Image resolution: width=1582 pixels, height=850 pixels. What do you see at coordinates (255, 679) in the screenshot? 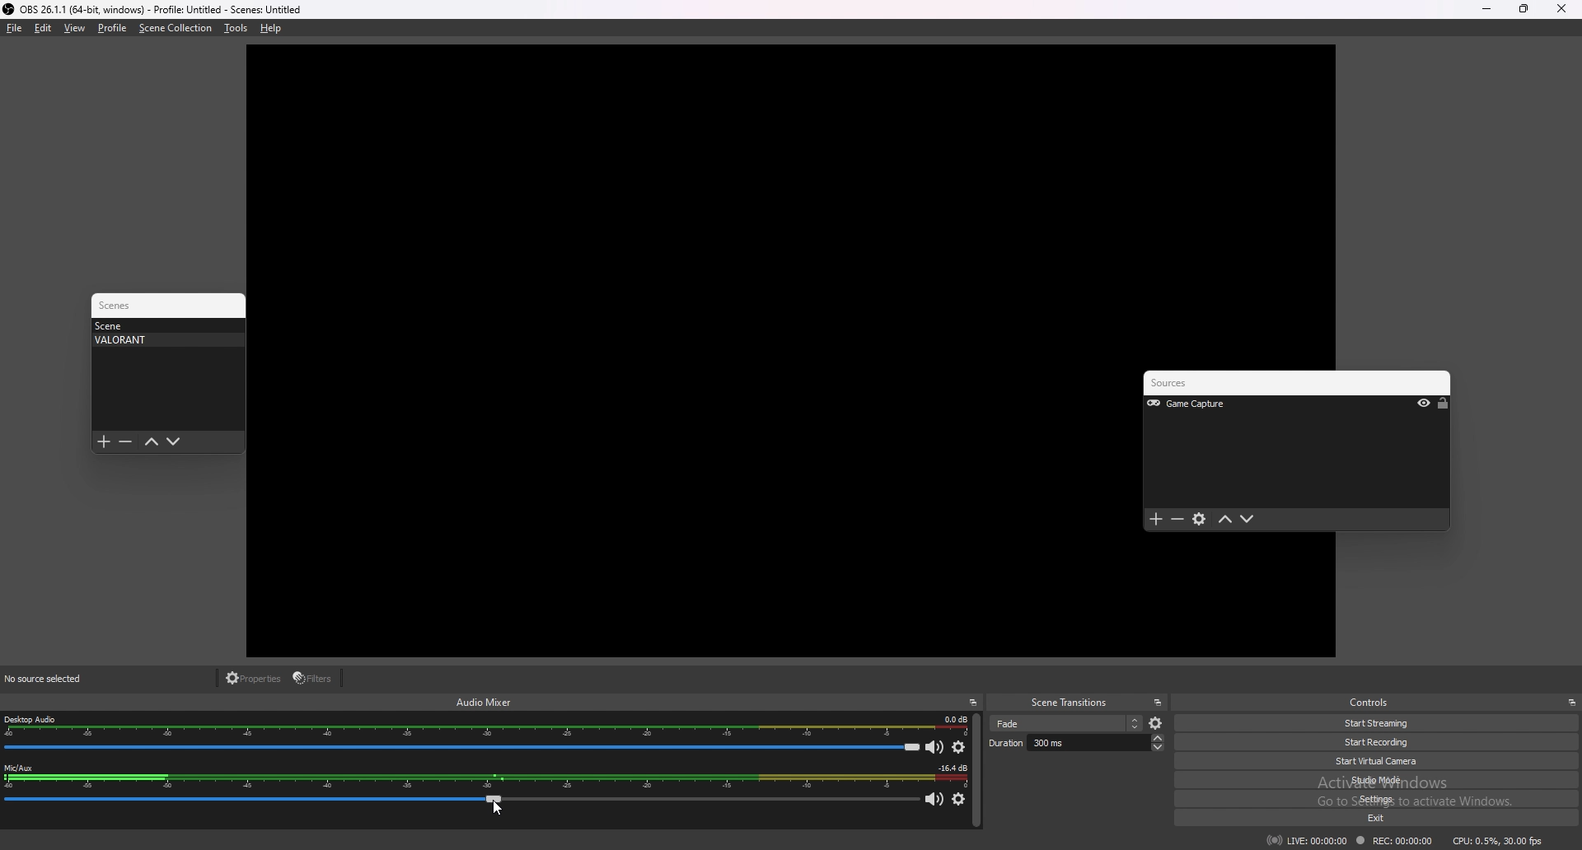
I see `properties` at bounding box center [255, 679].